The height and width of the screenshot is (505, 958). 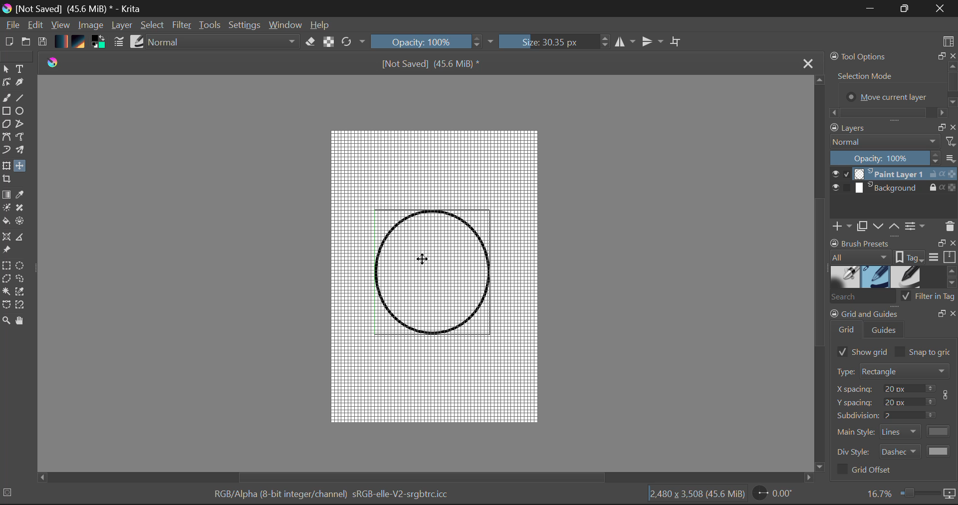 What do you see at coordinates (26, 42) in the screenshot?
I see `Open` at bounding box center [26, 42].